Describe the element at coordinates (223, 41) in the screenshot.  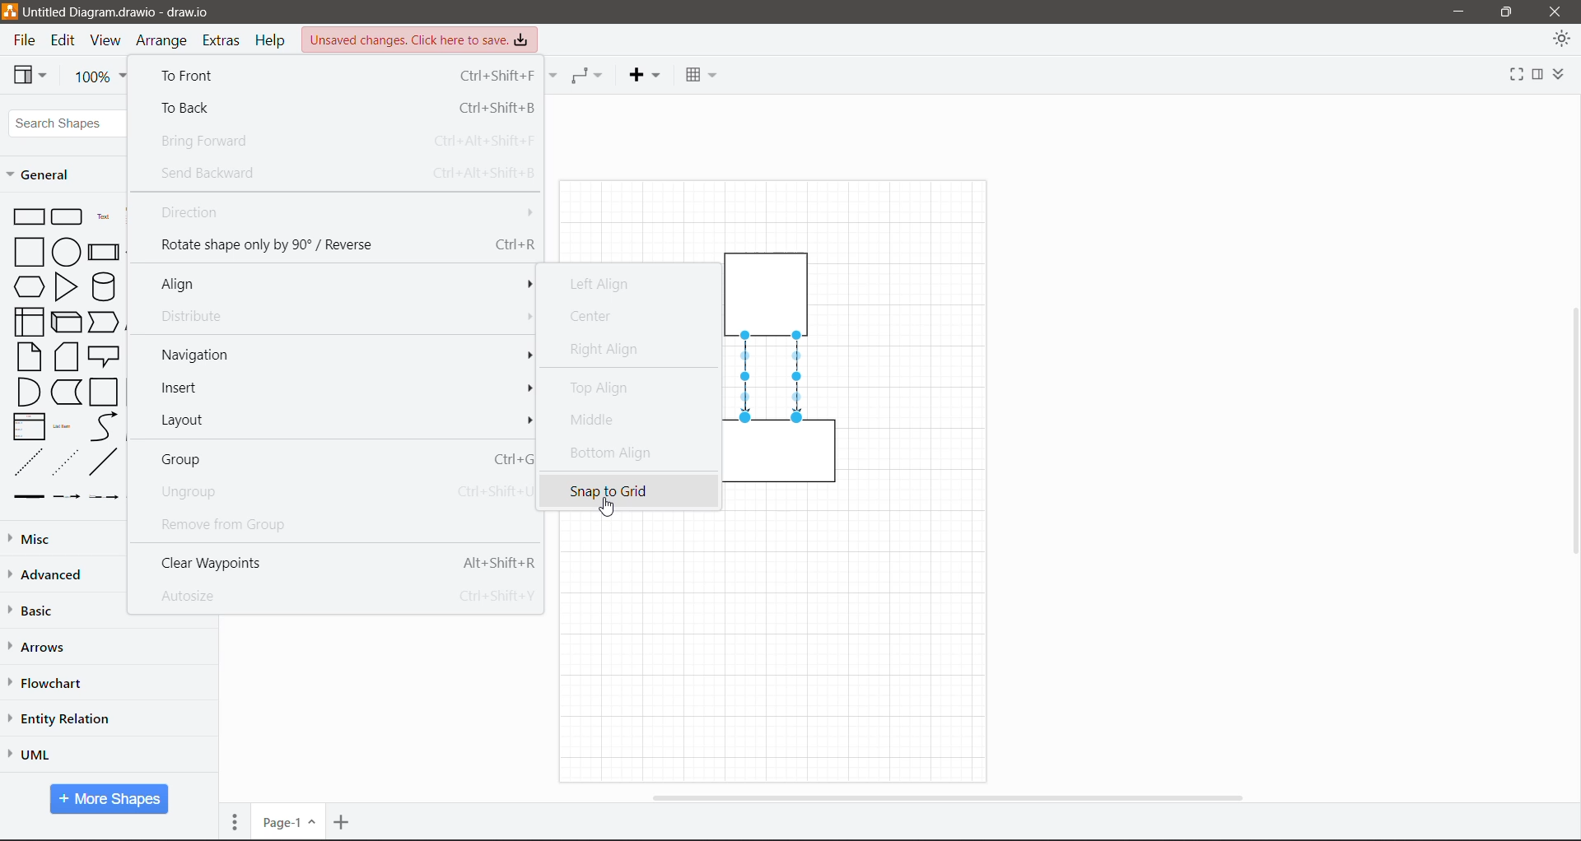
I see `Extras` at that location.